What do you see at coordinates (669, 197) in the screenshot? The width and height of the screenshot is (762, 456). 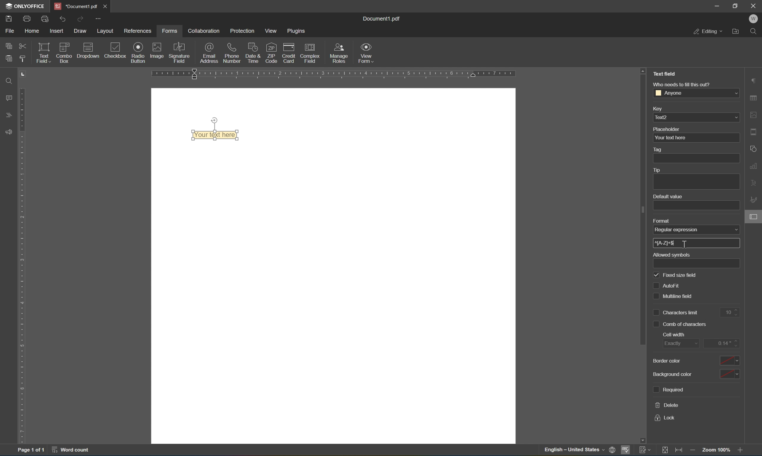 I see `default value` at bounding box center [669, 197].